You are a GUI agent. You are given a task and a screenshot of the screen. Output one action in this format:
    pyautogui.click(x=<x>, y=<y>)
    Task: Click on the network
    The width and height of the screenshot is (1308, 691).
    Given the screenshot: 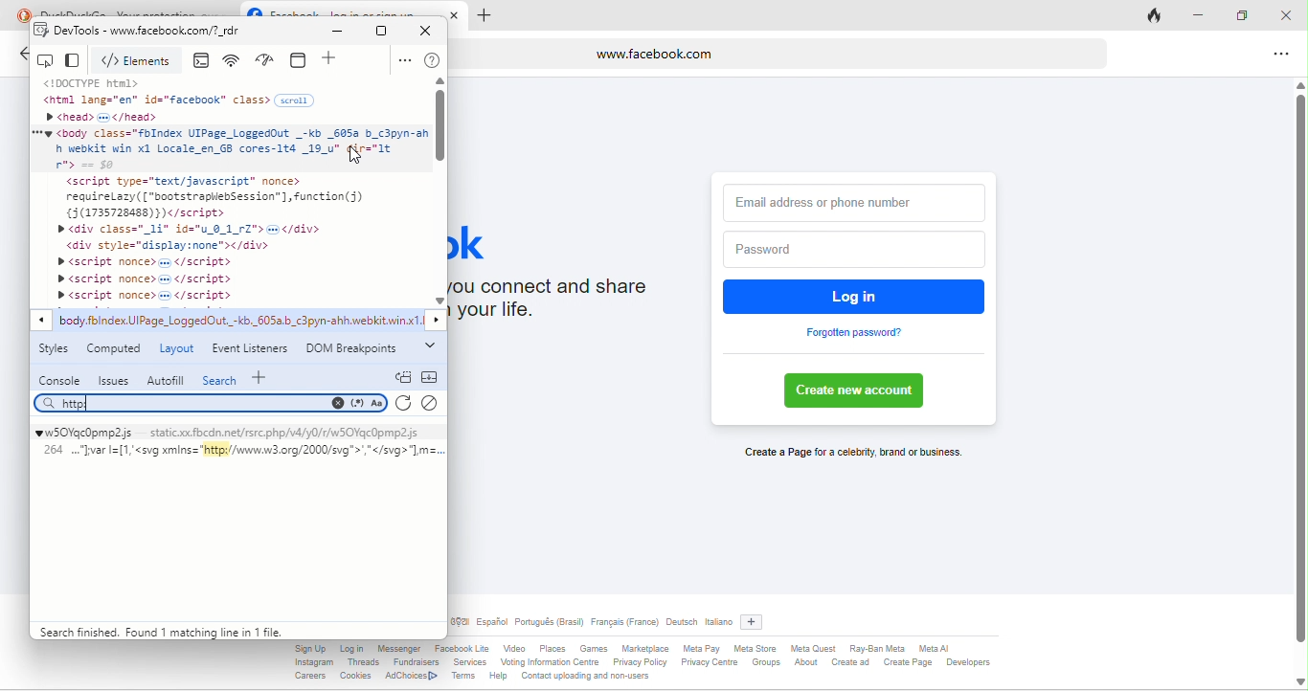 What is the action you would take?
    pyautogui.click(x=235, y=61)
    